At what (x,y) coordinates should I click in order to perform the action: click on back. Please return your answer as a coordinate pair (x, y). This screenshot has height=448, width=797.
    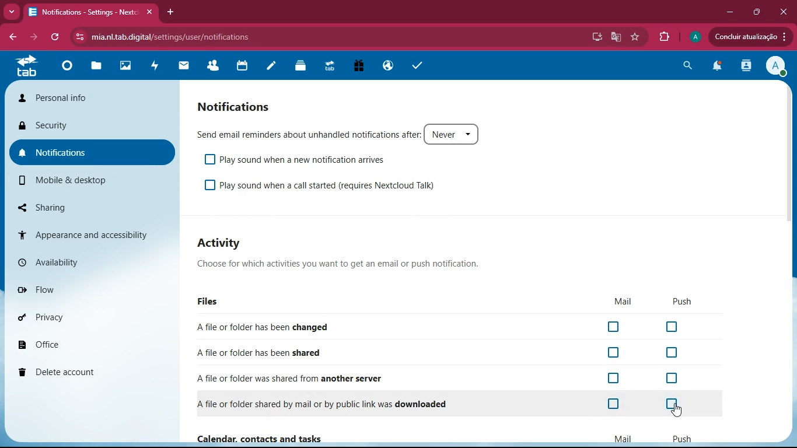
    Looking at the image, I should click on (13, 38).